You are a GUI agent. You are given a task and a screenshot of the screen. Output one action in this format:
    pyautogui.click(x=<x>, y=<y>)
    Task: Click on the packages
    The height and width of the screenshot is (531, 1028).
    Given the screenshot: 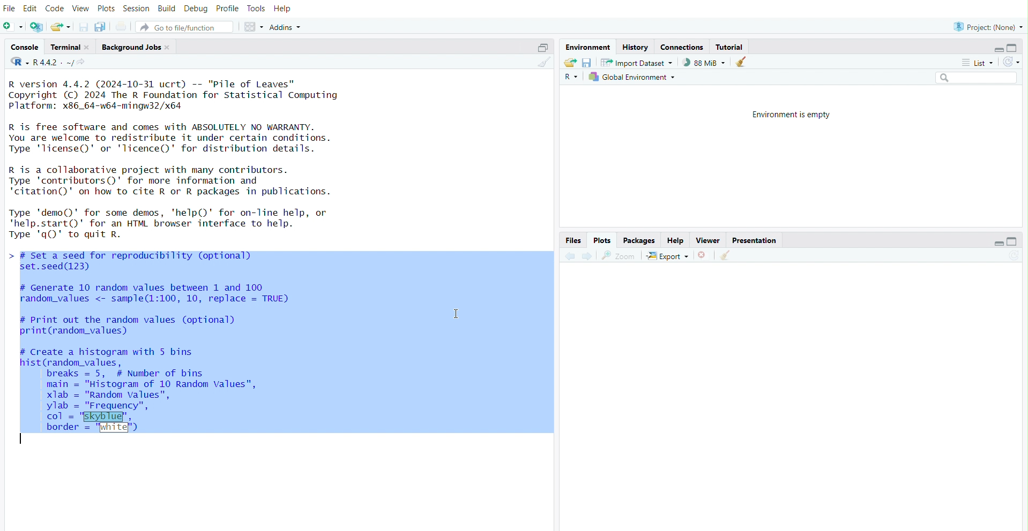 What is the action you would take?
    pyautogui.click(x=638, y=240)
    